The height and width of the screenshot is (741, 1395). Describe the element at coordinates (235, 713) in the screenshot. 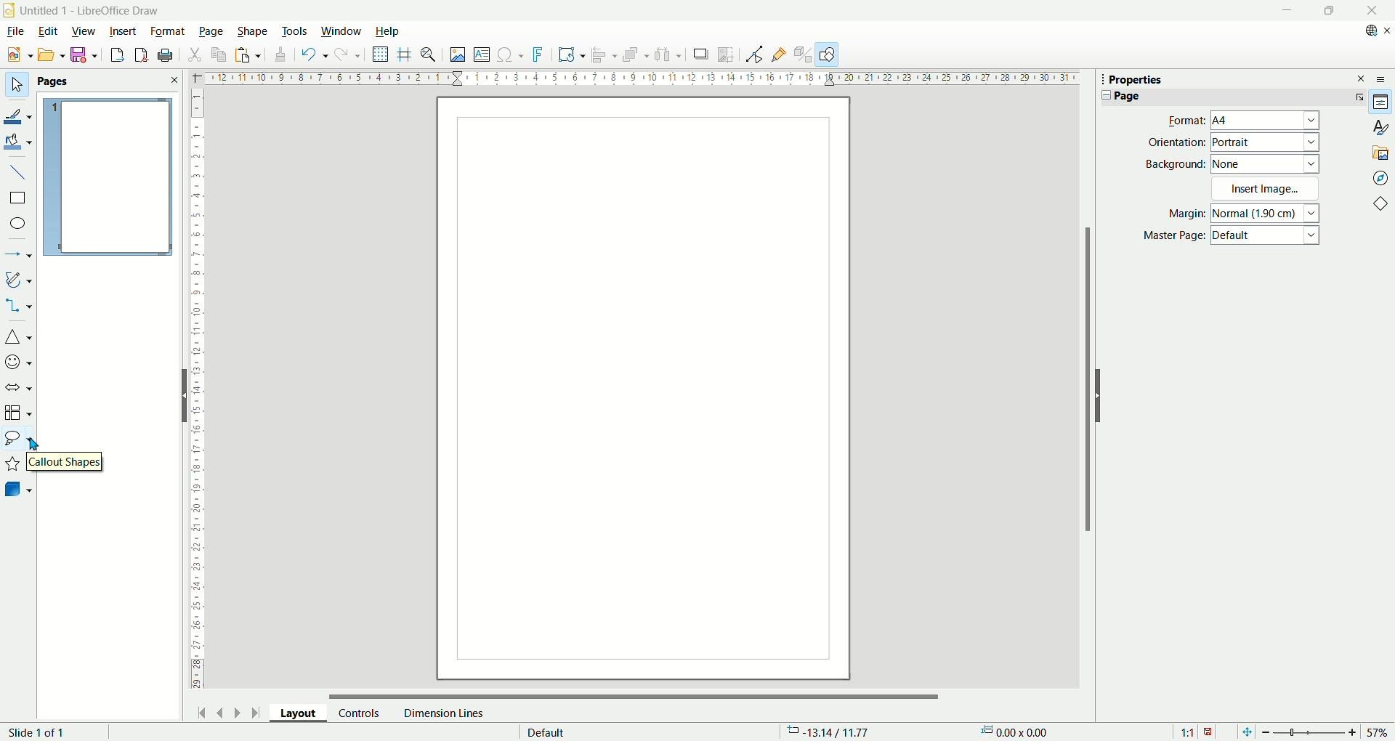

I see `next page` at that location.